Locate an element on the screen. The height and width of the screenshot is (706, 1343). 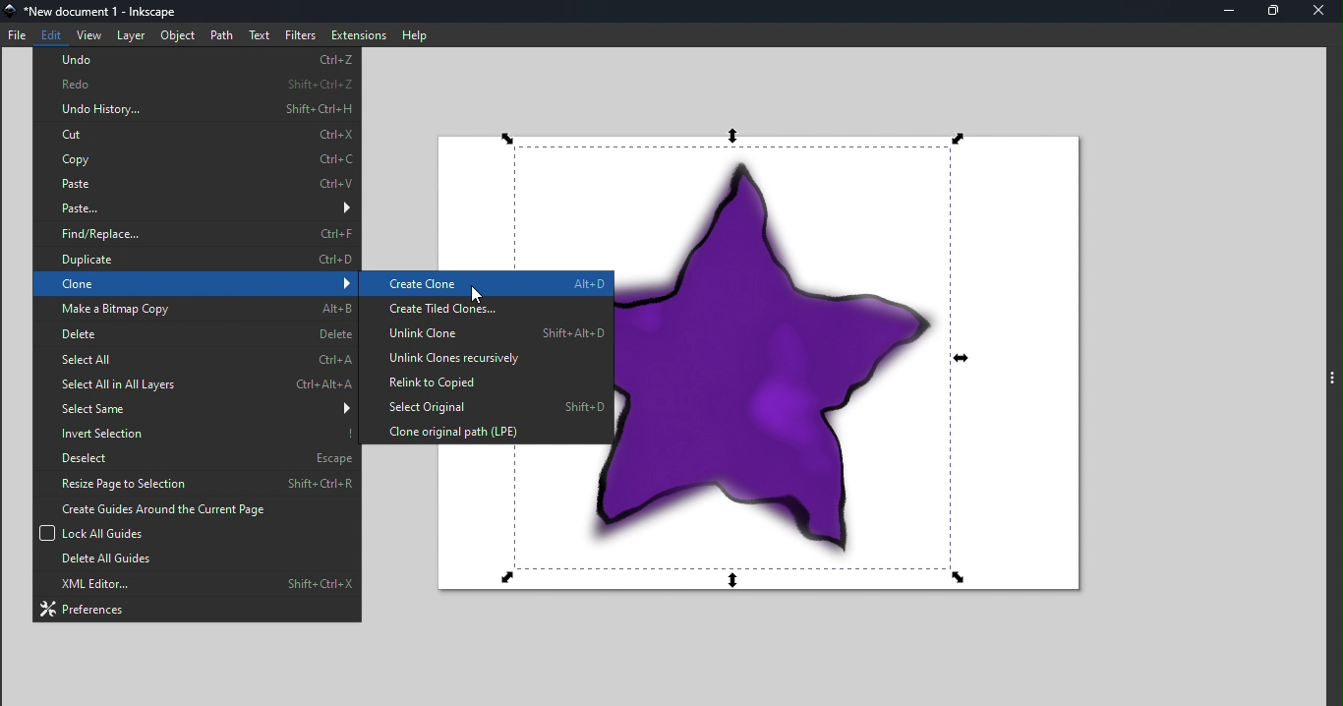
Extensions is located at coordinates (358, 35).